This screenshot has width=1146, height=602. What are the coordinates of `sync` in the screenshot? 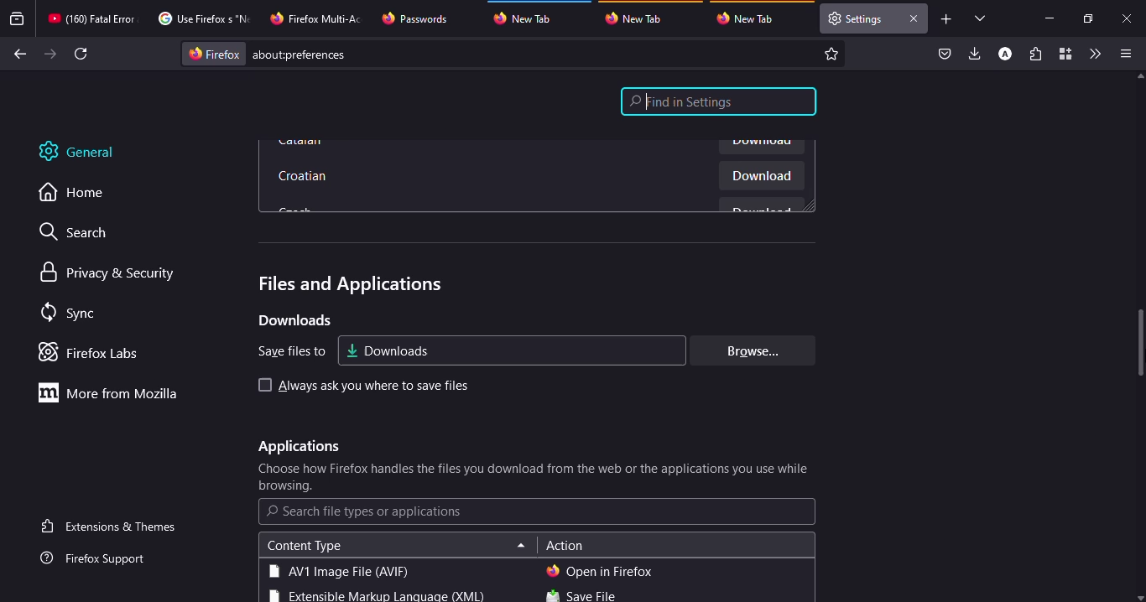 It's located at (71, 314).